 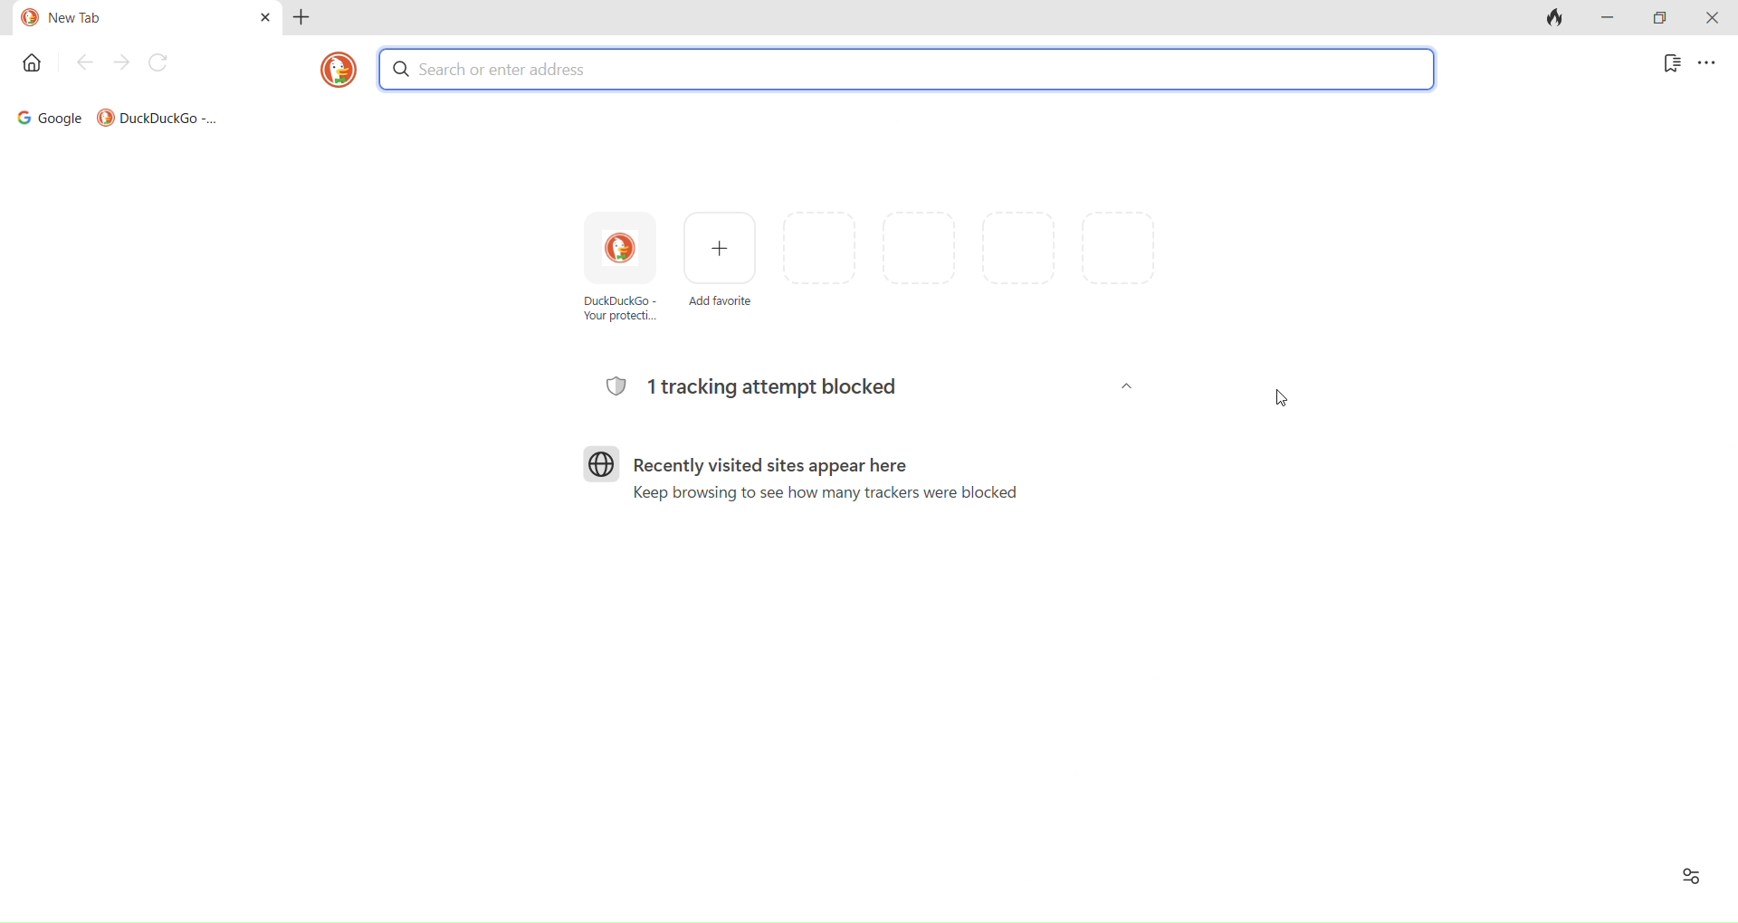 I want to click on recently visited sites appear here keep browsing to see how many trackers were blocked., so click(x=807, y=482).